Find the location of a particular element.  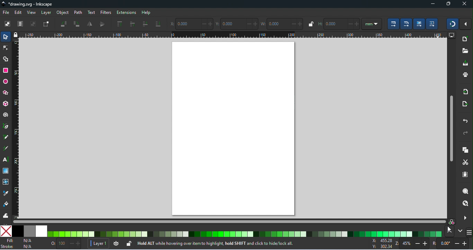

select is located at coordinates (6, 36).